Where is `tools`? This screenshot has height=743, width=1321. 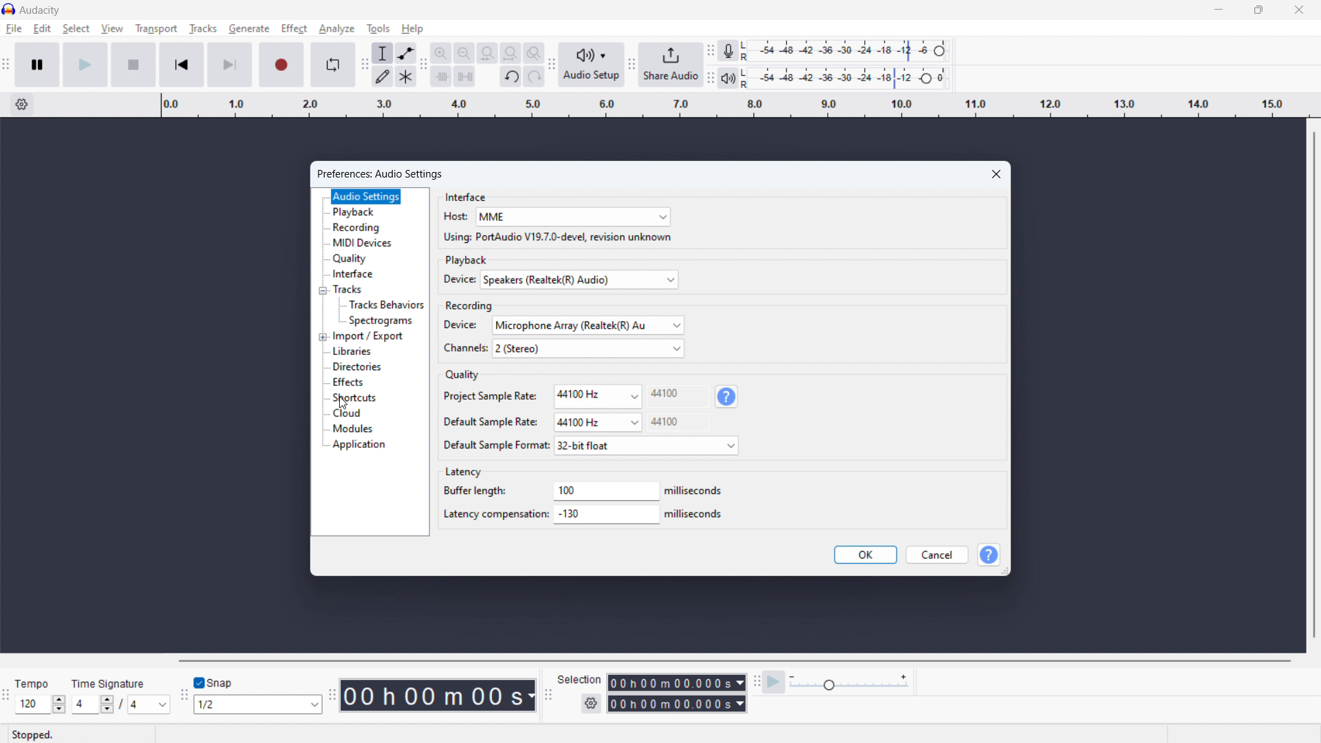 tools is located at coordinates (378, 28).